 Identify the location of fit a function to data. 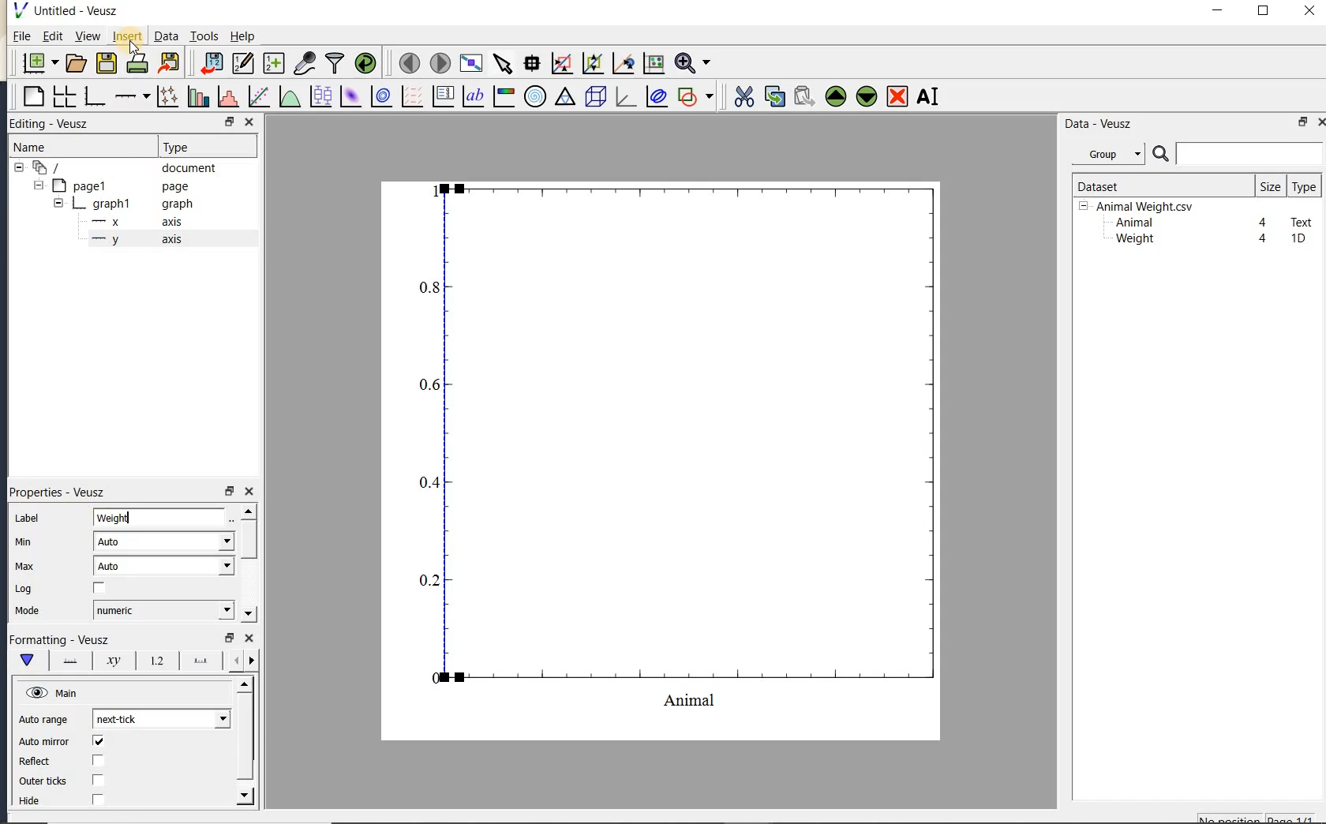
(258, 96).